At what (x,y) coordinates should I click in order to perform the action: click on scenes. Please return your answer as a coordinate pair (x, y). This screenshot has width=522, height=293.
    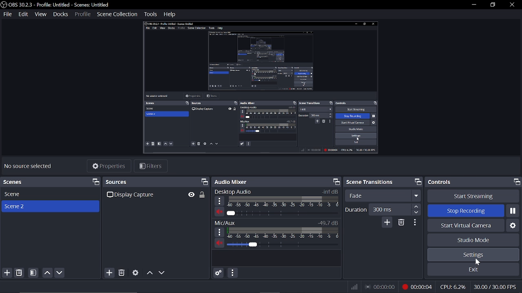
    Looking at the image, I should click on (14, 181).